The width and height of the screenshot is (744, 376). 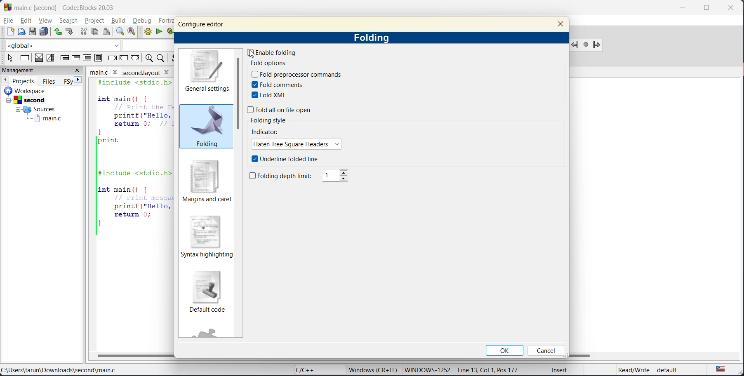 I want to click on text language, so click(x=722, y=369).